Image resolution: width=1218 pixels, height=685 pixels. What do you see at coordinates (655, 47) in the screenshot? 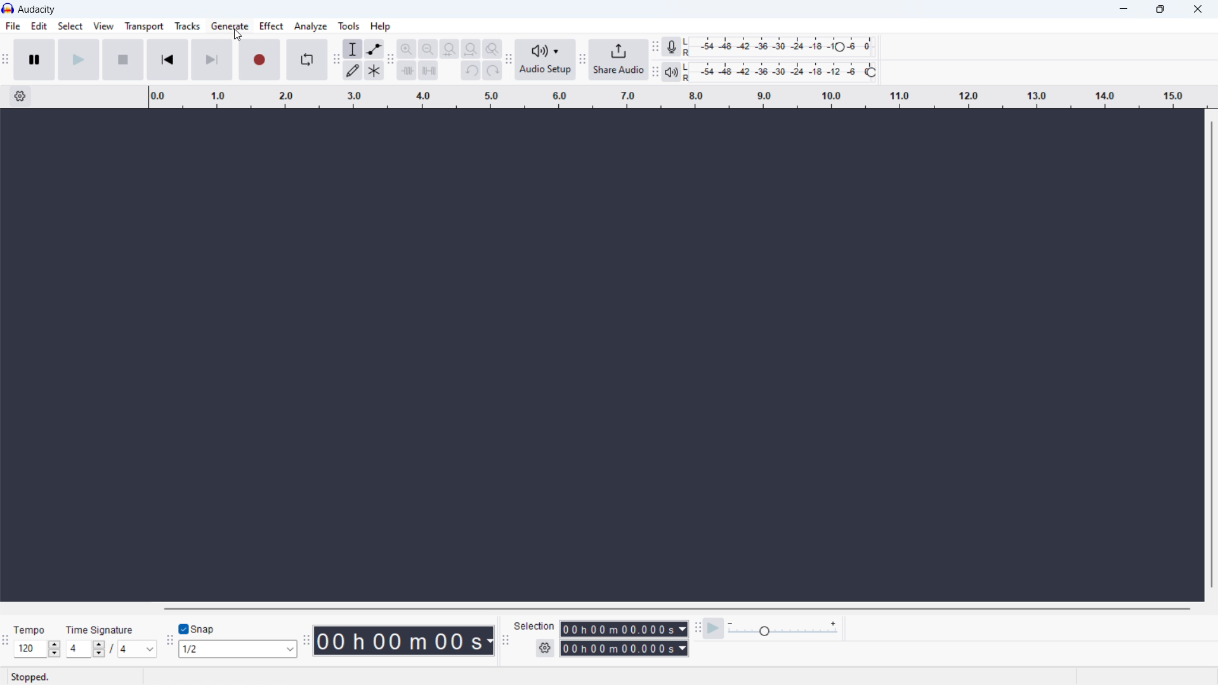
I see `recording meter toolbar` at bounding box center [655, 47].